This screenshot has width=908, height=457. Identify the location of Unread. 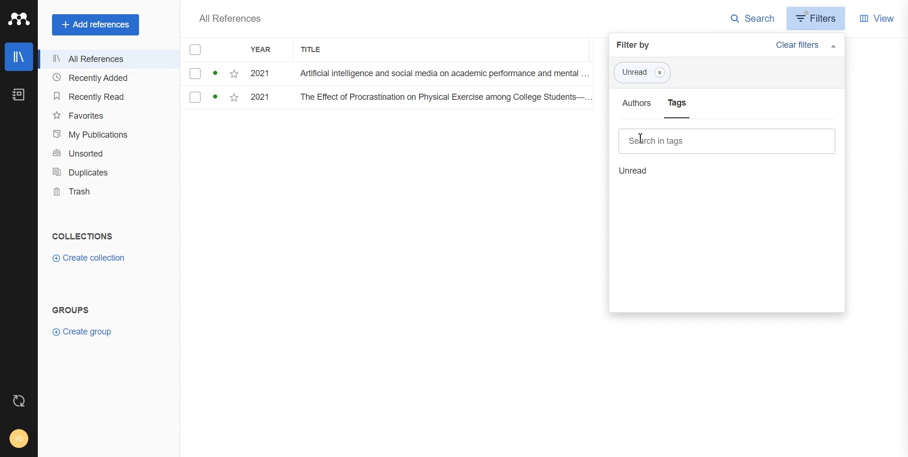
(638, 170).